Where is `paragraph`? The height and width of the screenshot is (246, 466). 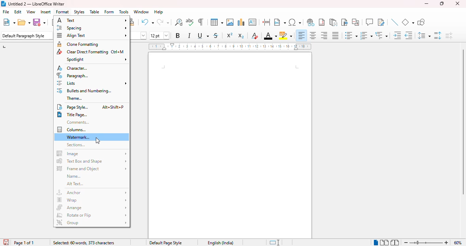 paragraph is located at coordinates (73, 76).